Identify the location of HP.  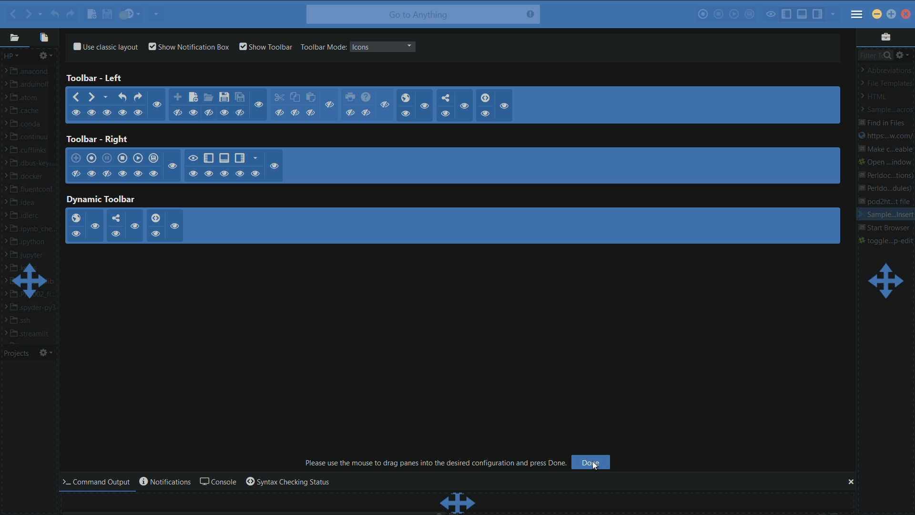
(11, 56).